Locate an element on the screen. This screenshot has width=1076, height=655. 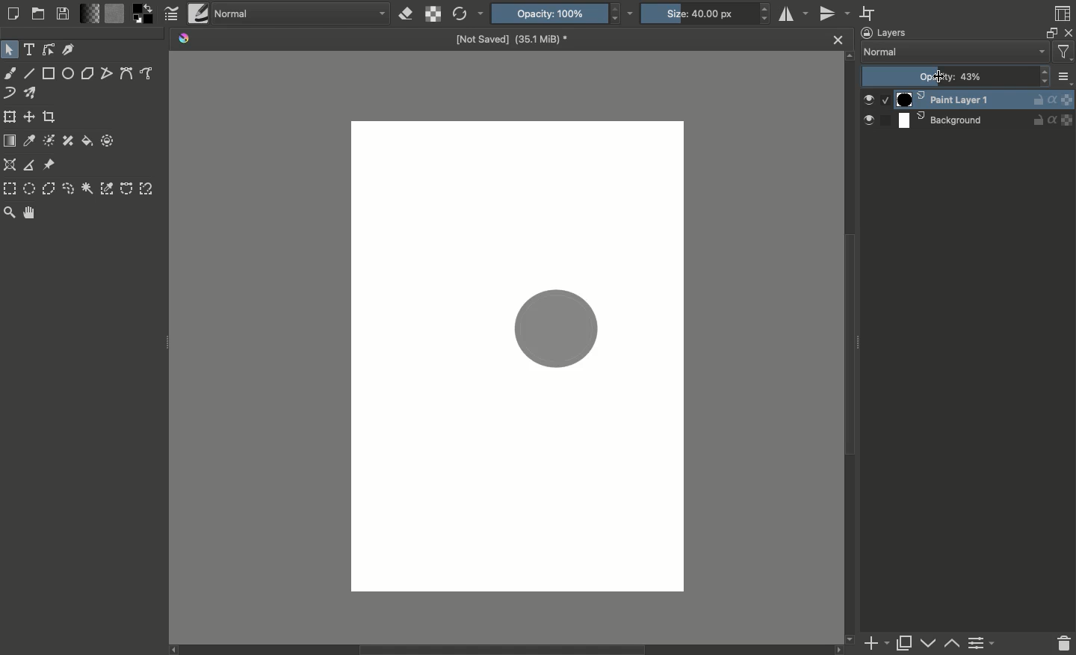
Measure distance is located at coordinates (30, 166).